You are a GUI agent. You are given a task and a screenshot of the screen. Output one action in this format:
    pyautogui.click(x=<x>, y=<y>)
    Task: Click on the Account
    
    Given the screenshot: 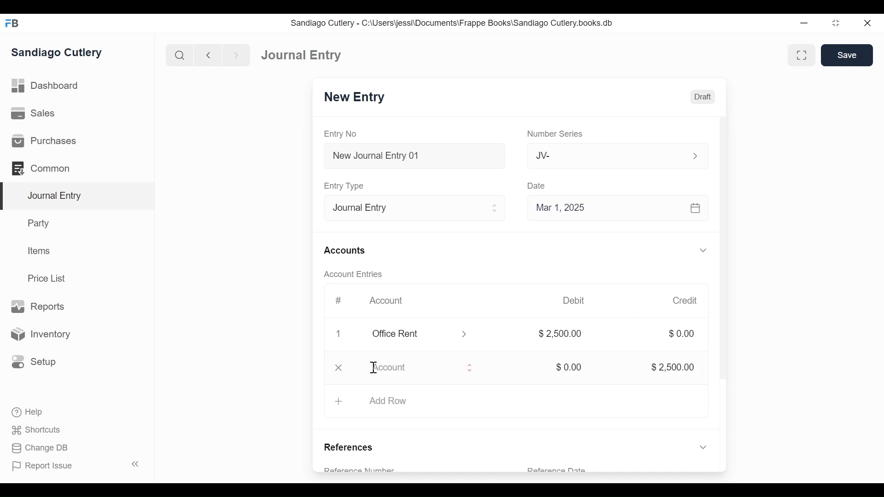 What is the action you would take?
    pyautogui.click(x=386, y=301)
    